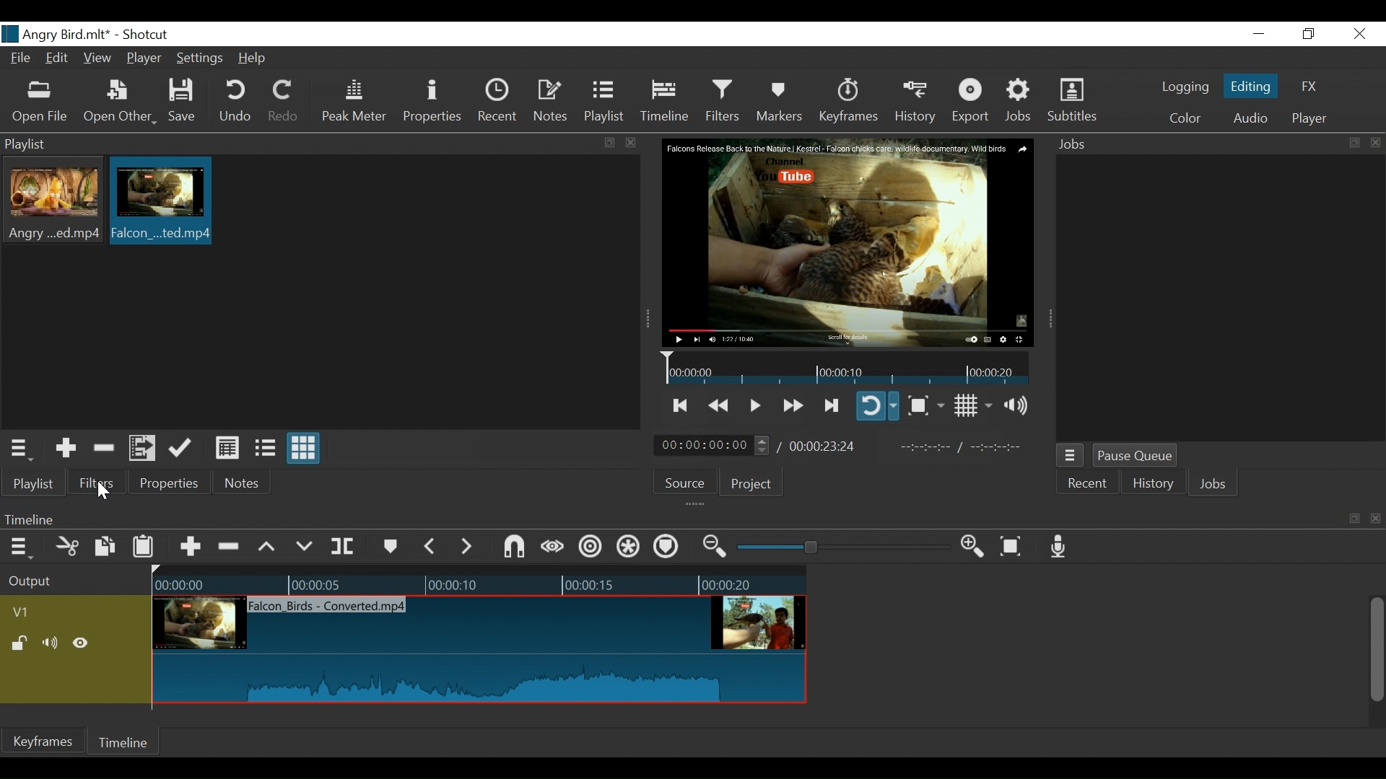  What do you see at coordinates (22, 449) in the screenshot?
I see `Playlist menu` at bounding box center [22, 449].